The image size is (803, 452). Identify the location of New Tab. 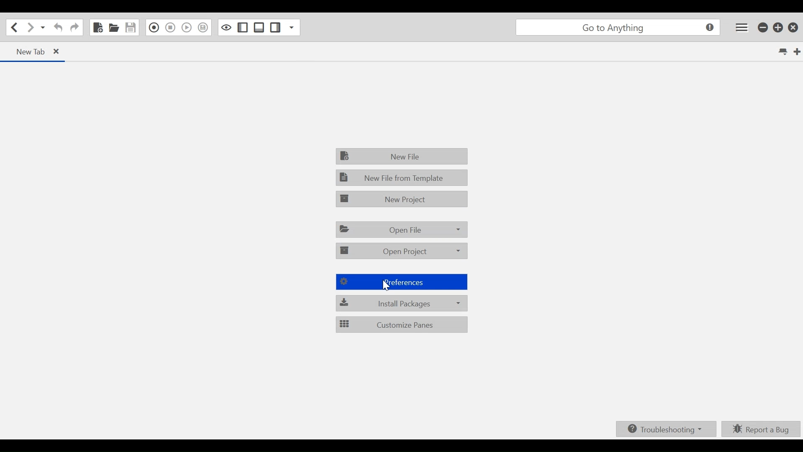
(796, 51).